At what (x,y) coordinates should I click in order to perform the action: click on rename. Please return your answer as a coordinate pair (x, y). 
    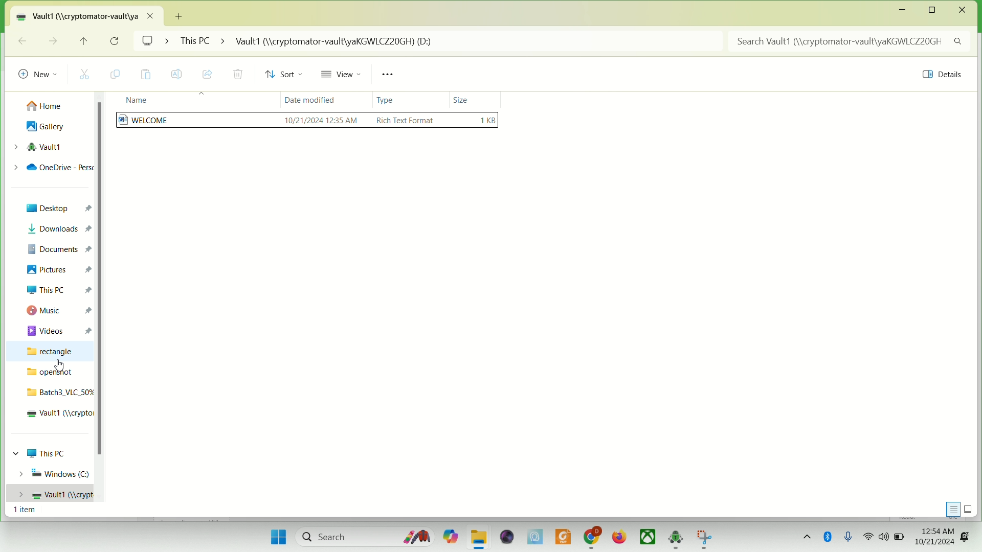
    Looking at the image, I should click on (177, 74).